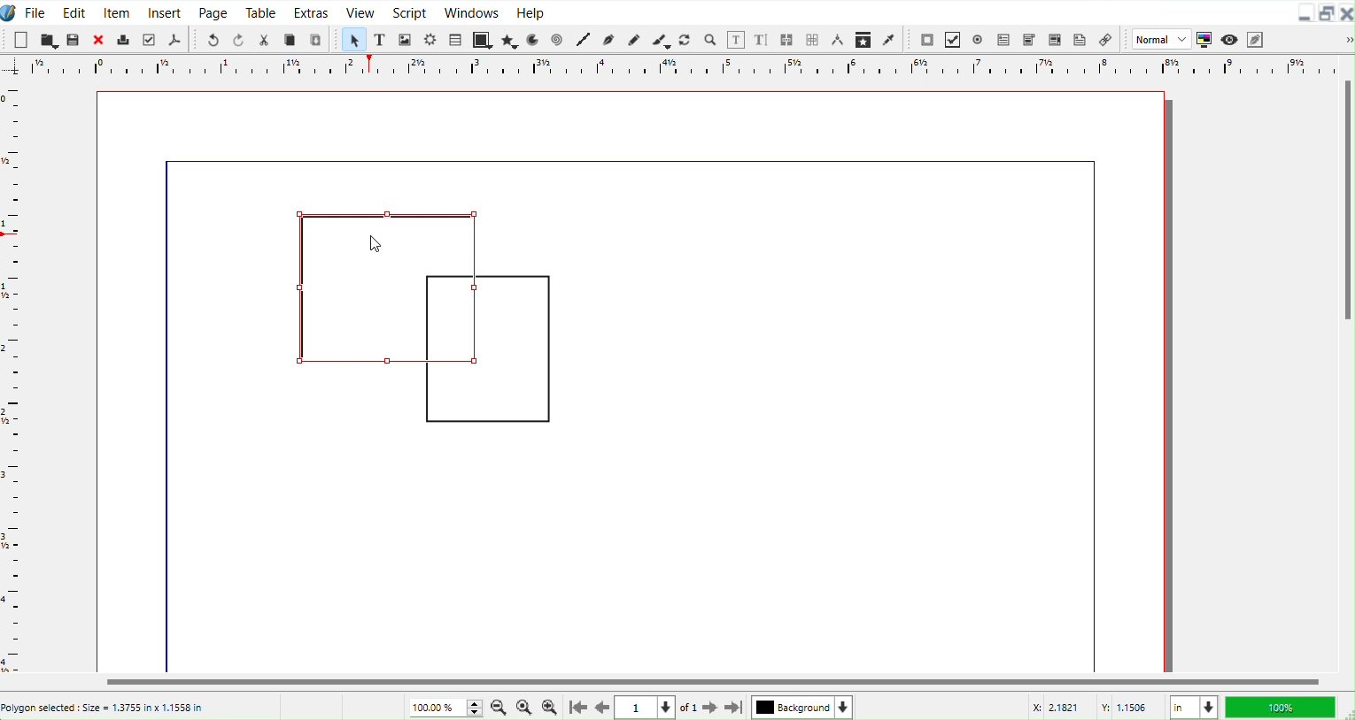  I want to click on PDF Push Button, so click(926, 40).